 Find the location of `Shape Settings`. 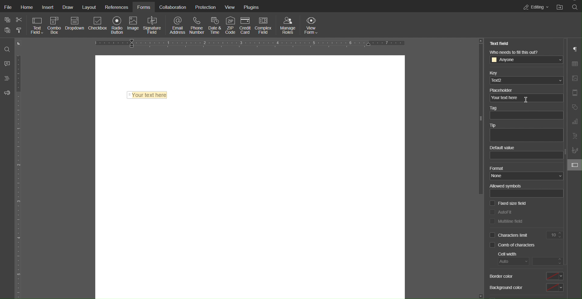

Shape Settings is located at coordinates (574, 108).